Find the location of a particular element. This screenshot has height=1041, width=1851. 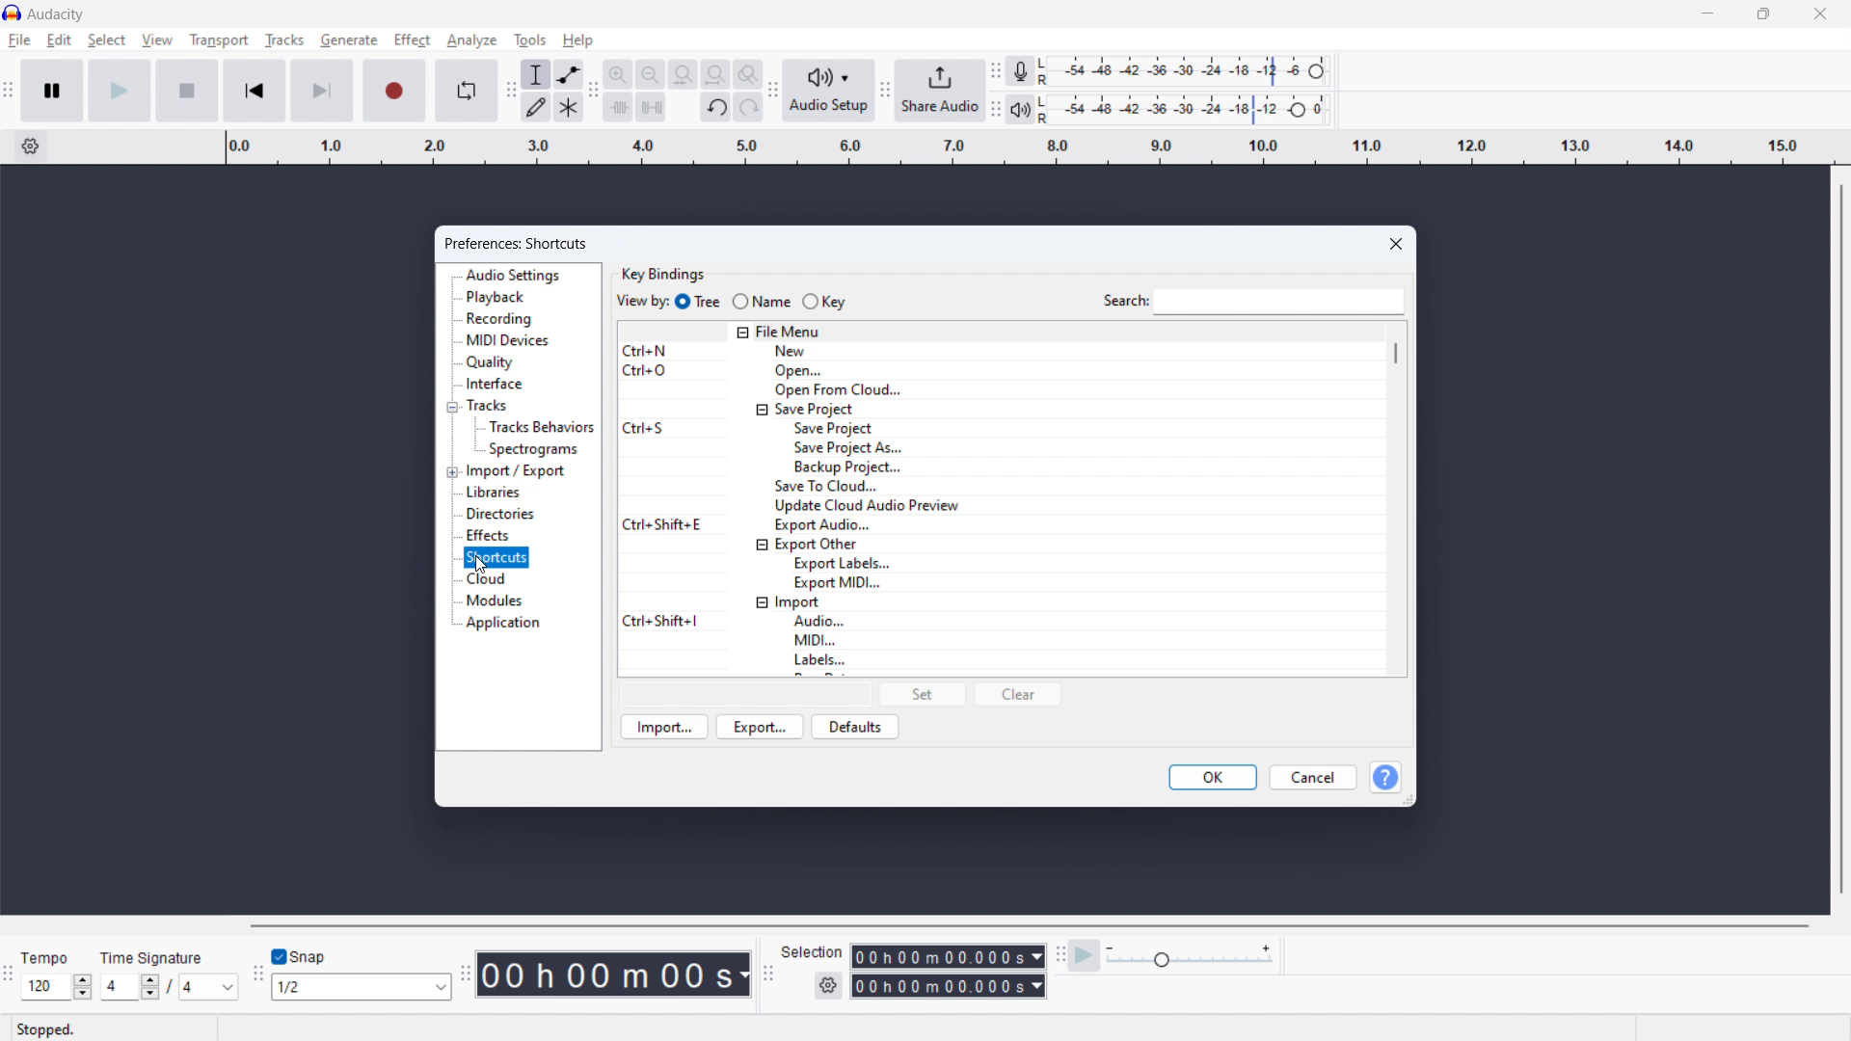

Input set tempo manually is located at coordinates (45, 987).